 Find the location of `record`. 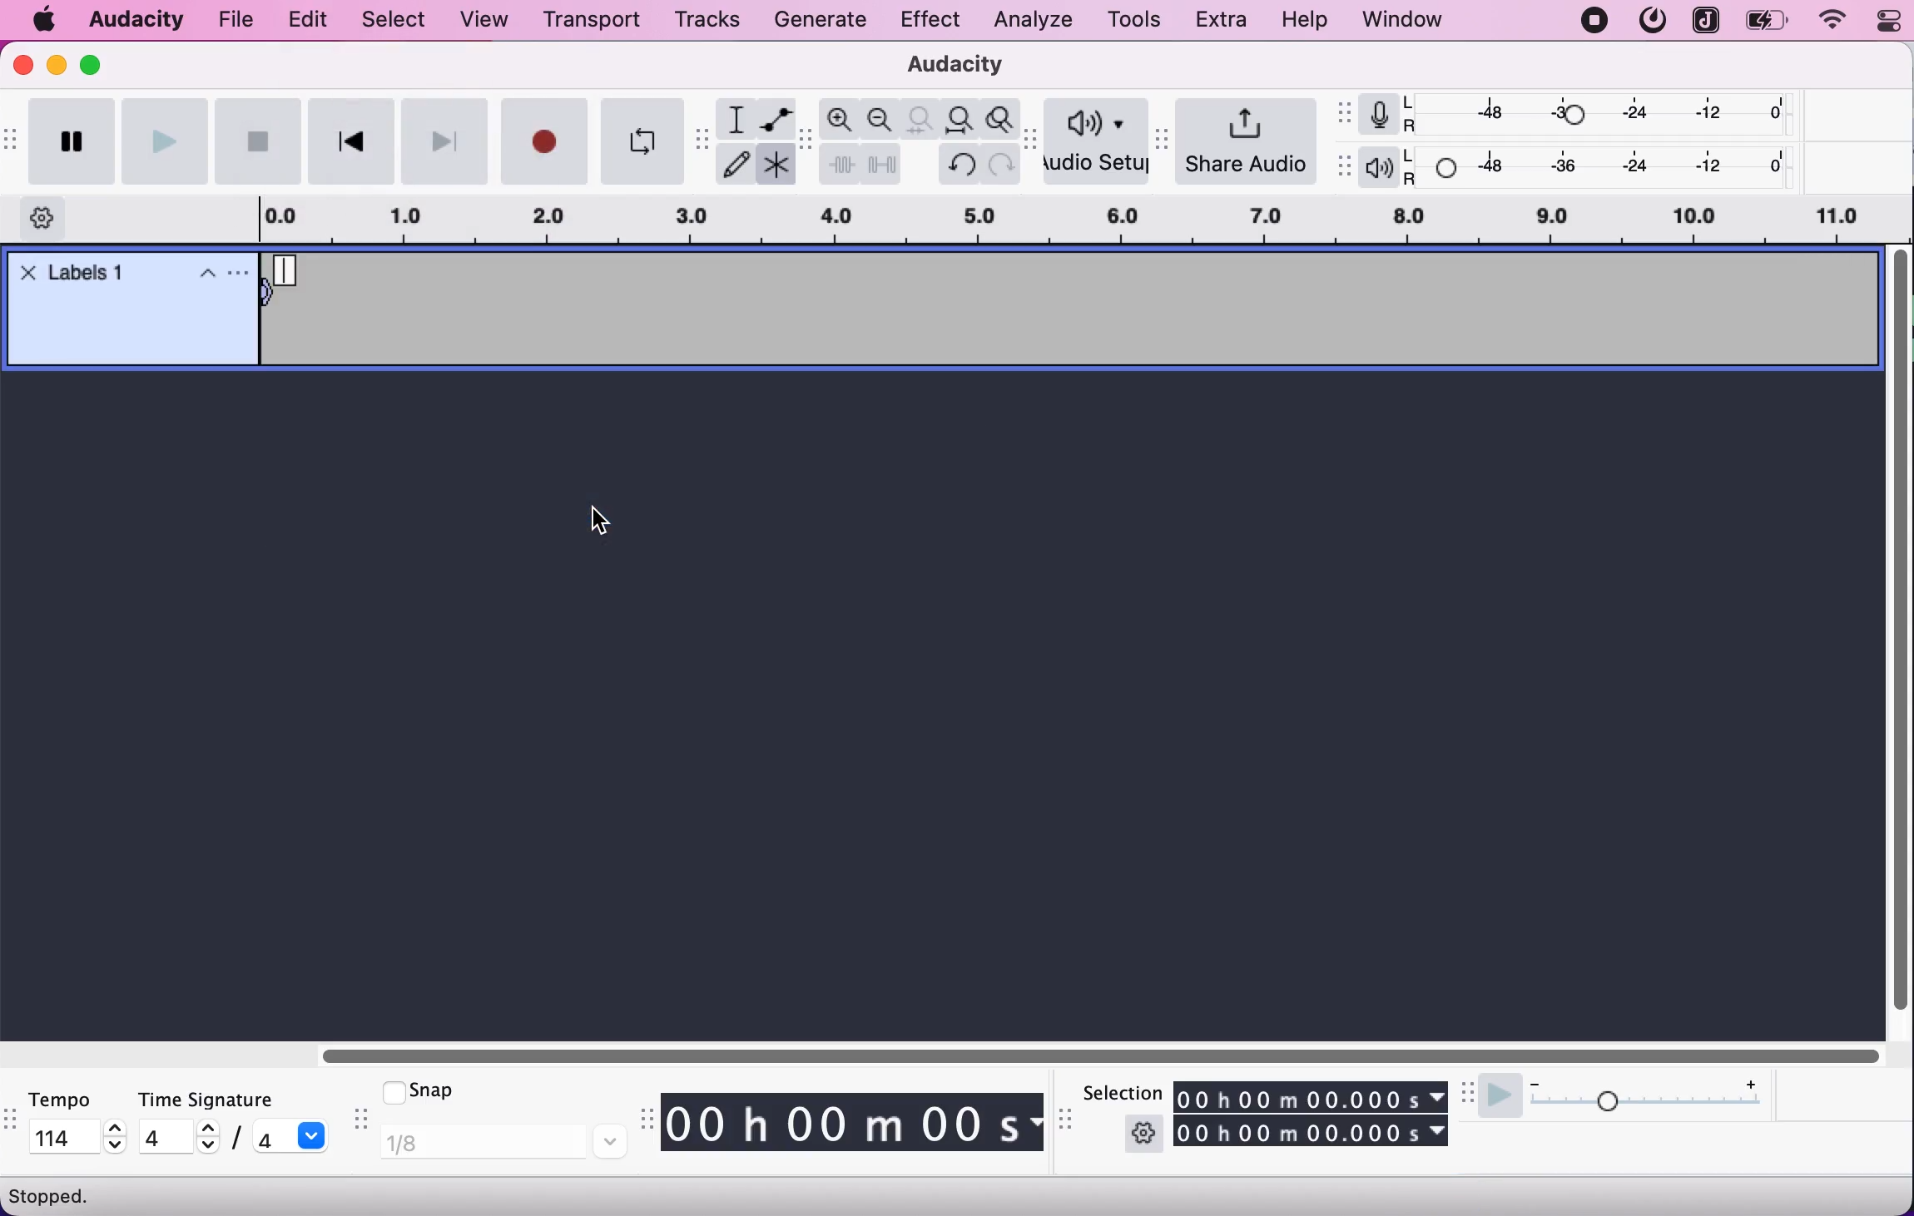

record is located at coordinates (544, 139).